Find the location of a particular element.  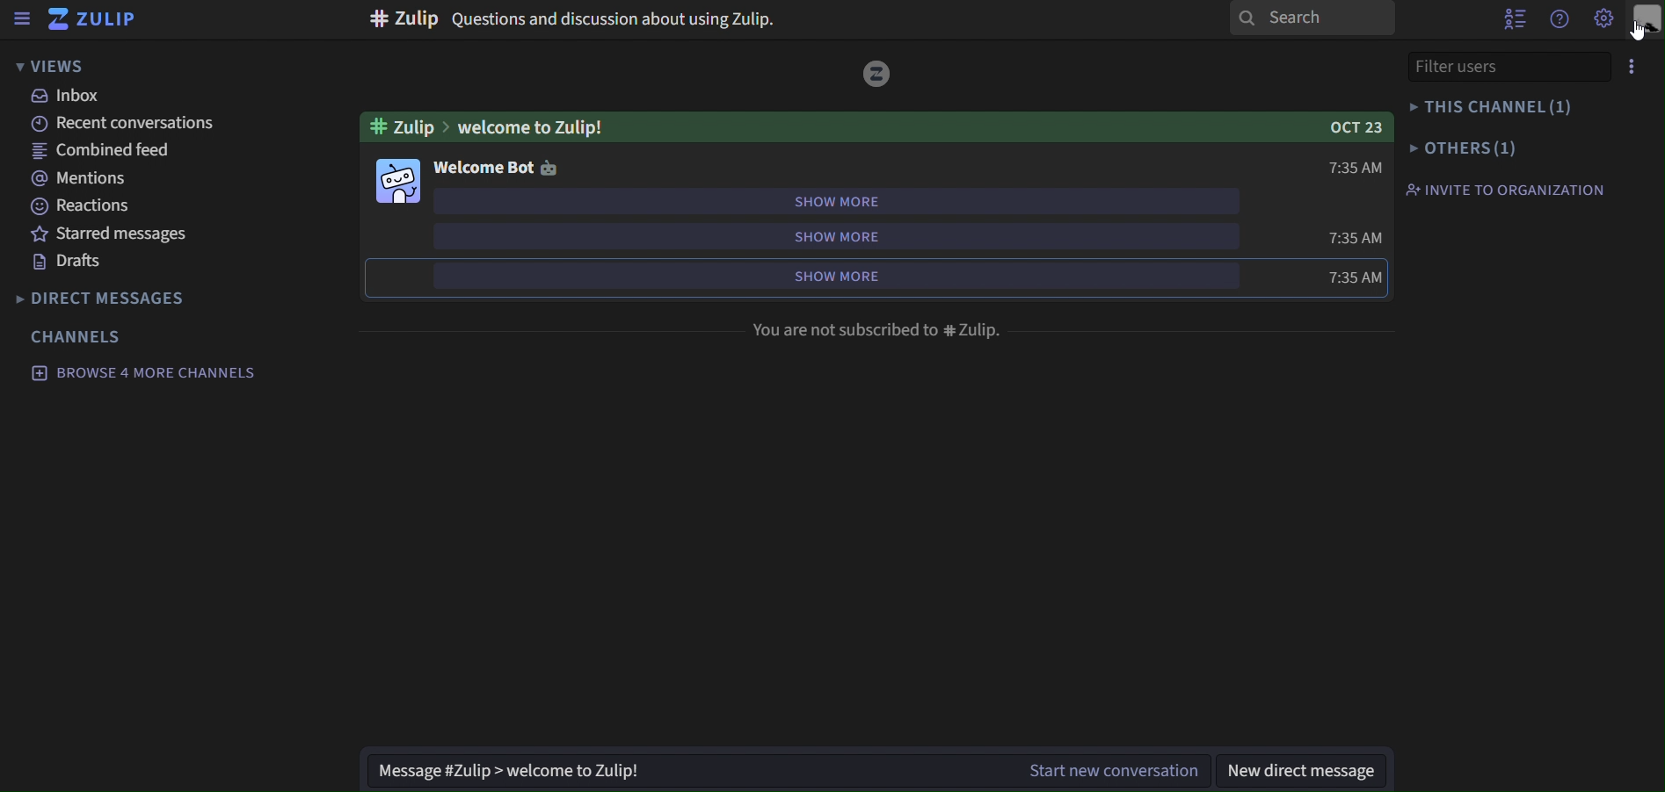

7:35 AM is located at coordinates (1352, 238).